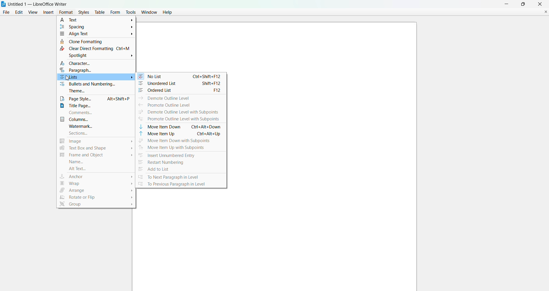  Describe the element at coordinates (95, 49) in the screenshot. I see `clear direct formatting Ctrl + M` at that location.